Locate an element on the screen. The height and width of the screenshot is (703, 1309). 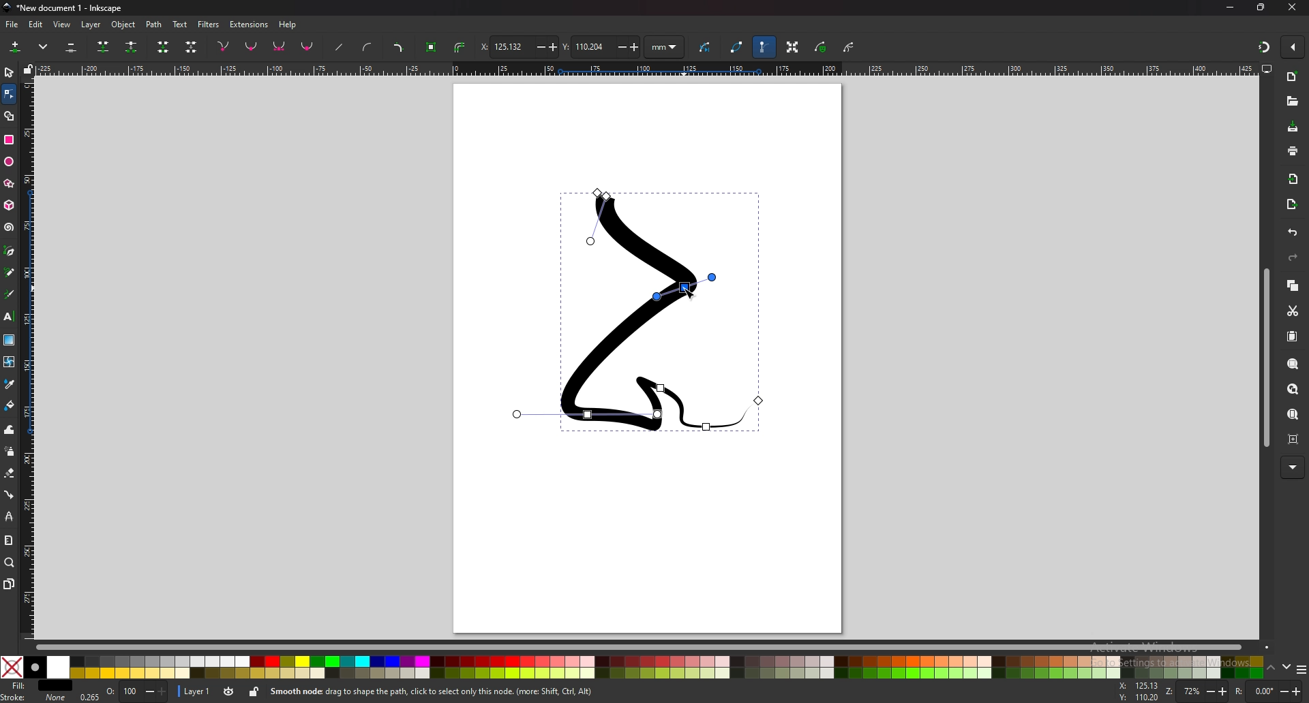
dropper is located at coordinates (10, 384).